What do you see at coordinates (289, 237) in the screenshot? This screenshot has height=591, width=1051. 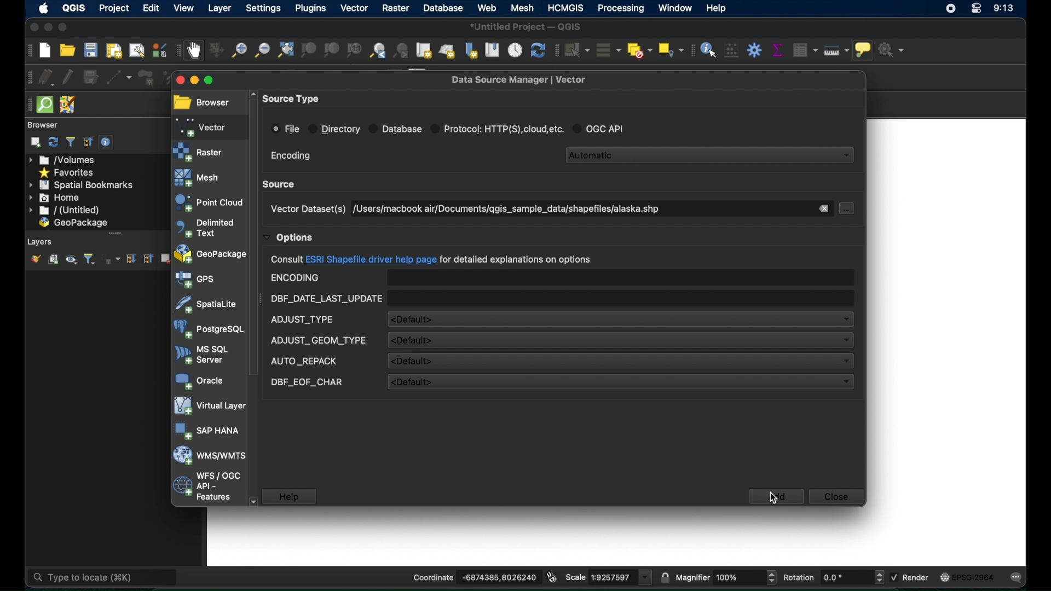 I see `options dropdown` at bounding box center [289, 237].